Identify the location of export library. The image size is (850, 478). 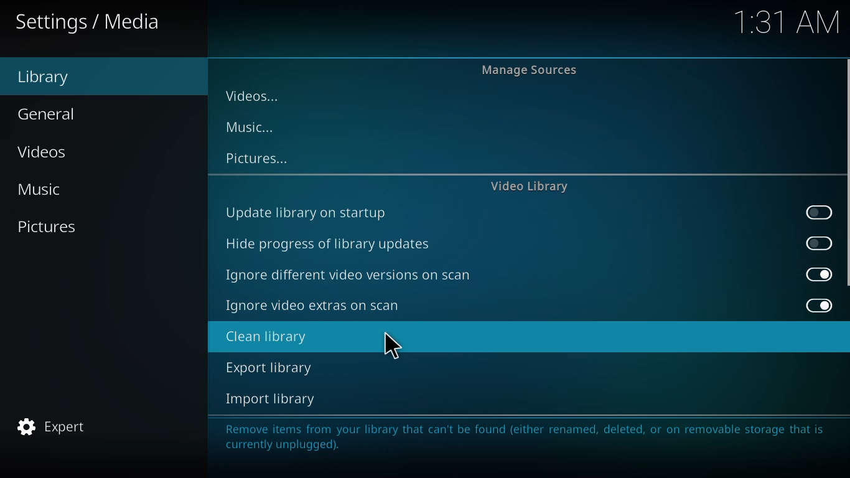
(268, 368).